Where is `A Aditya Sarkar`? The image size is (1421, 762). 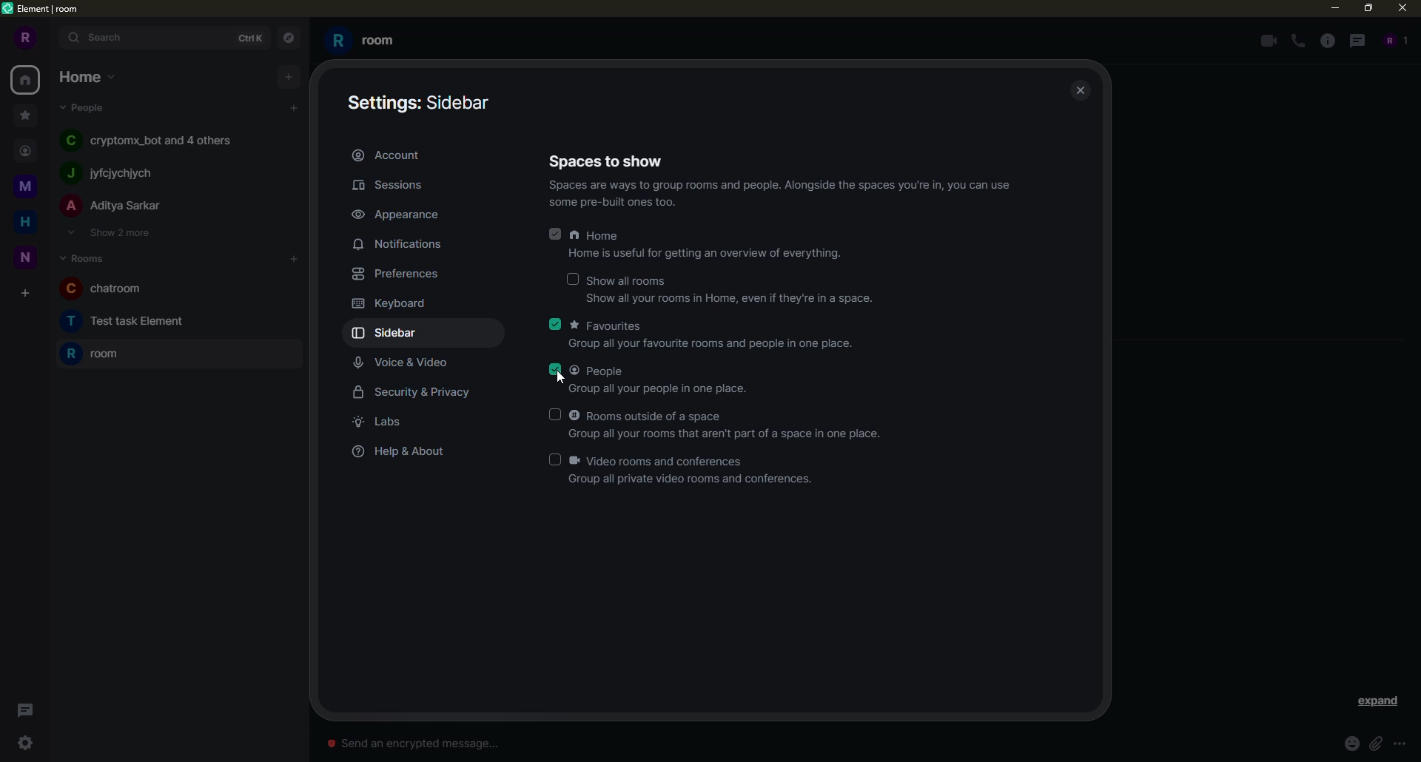 A Aditya Sarkar is located at coordinates (127, 209).